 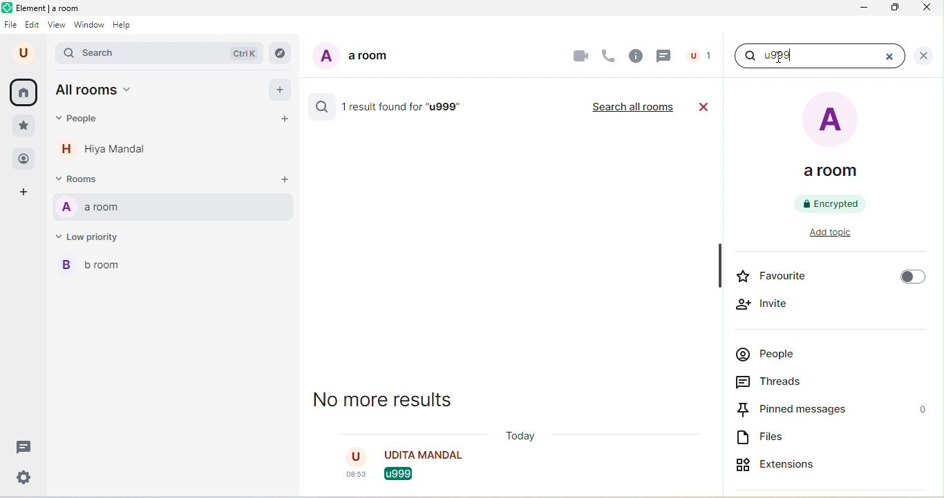 I want to click on favourites, so click(x=23, y=126).